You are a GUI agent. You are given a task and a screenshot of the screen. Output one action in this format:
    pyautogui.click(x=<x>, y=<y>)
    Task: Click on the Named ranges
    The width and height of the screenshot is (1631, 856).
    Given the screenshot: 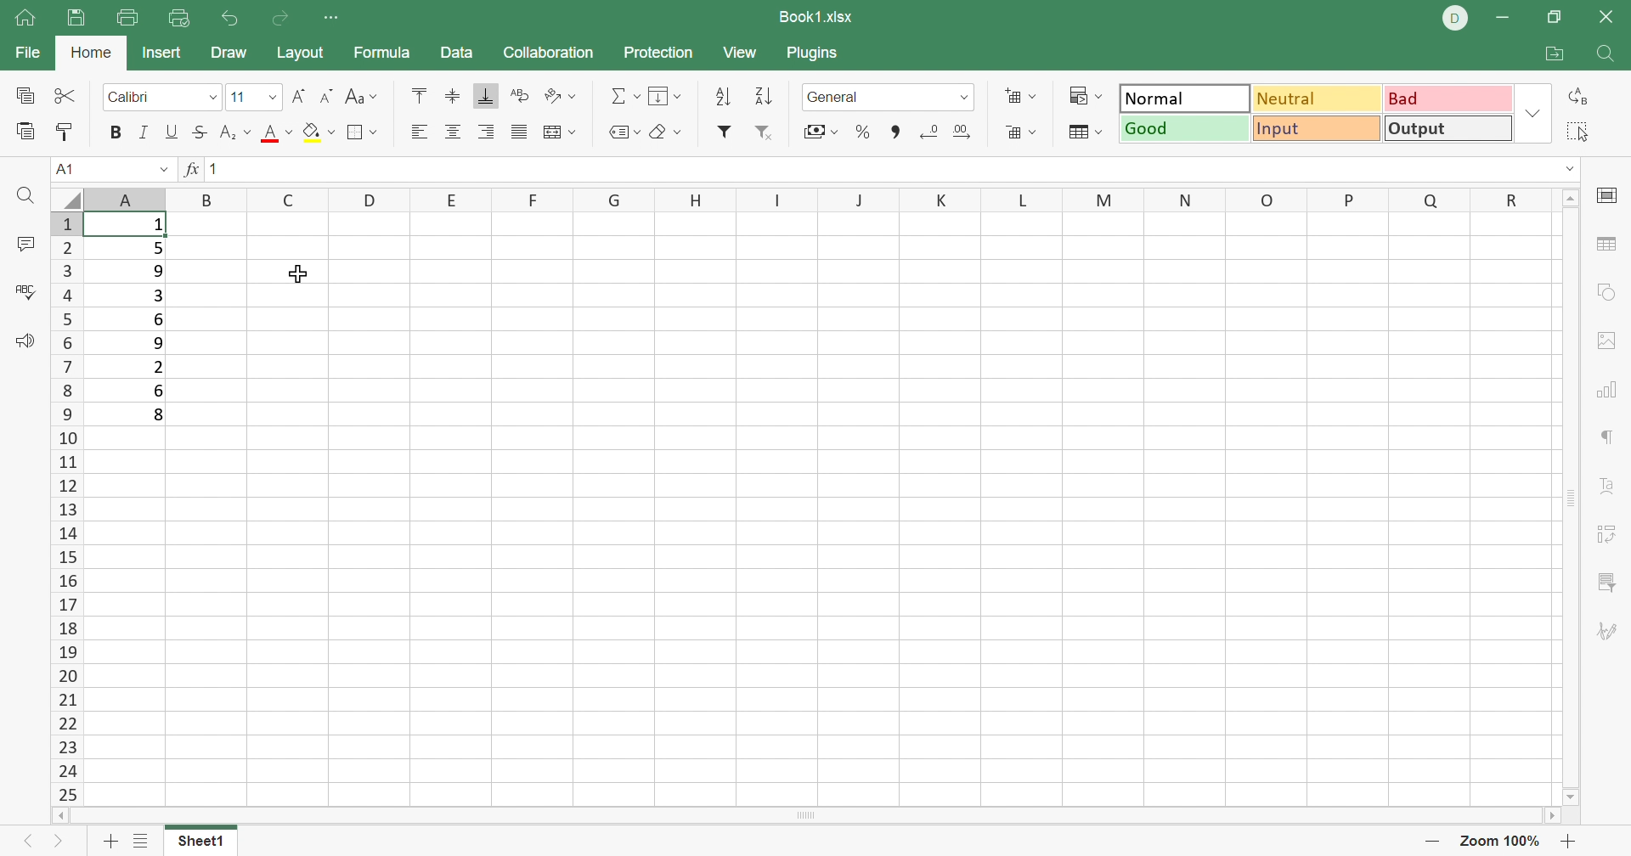 What is the action you would take?
    pyautogui.click(x=624, y=133)
    